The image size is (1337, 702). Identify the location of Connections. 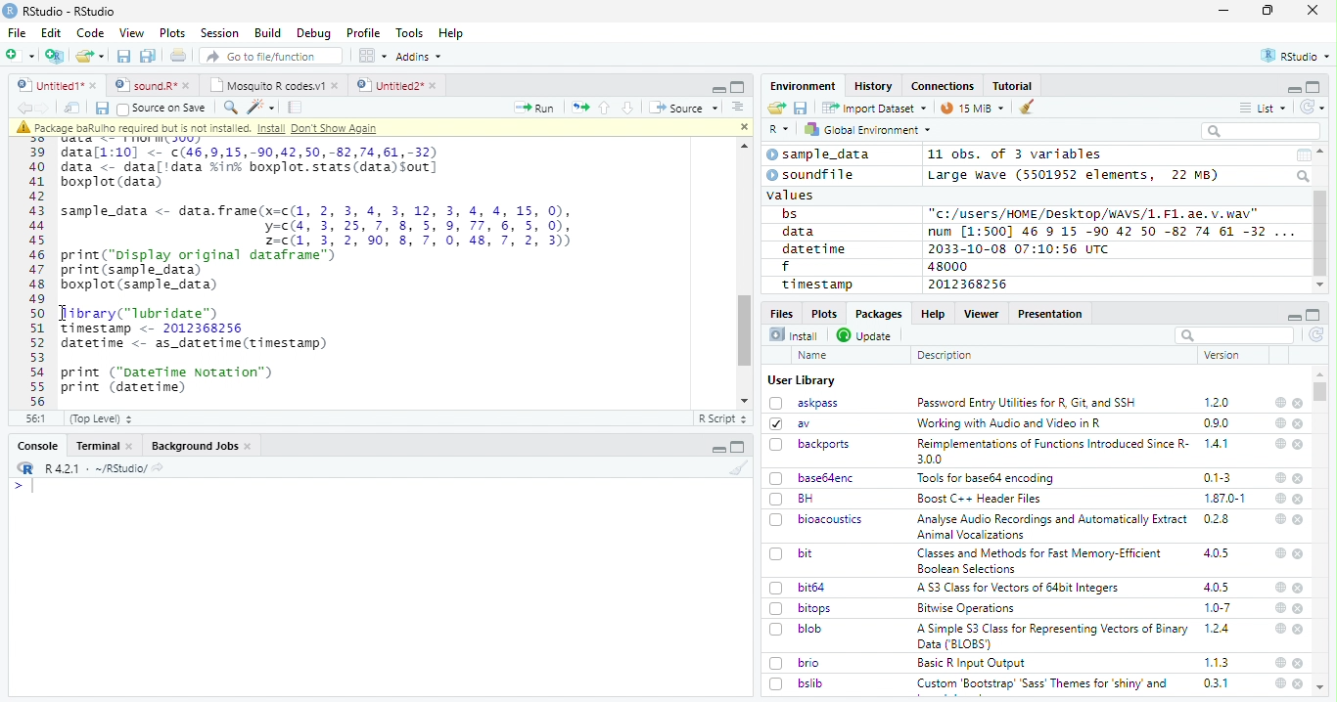
(942, 86).